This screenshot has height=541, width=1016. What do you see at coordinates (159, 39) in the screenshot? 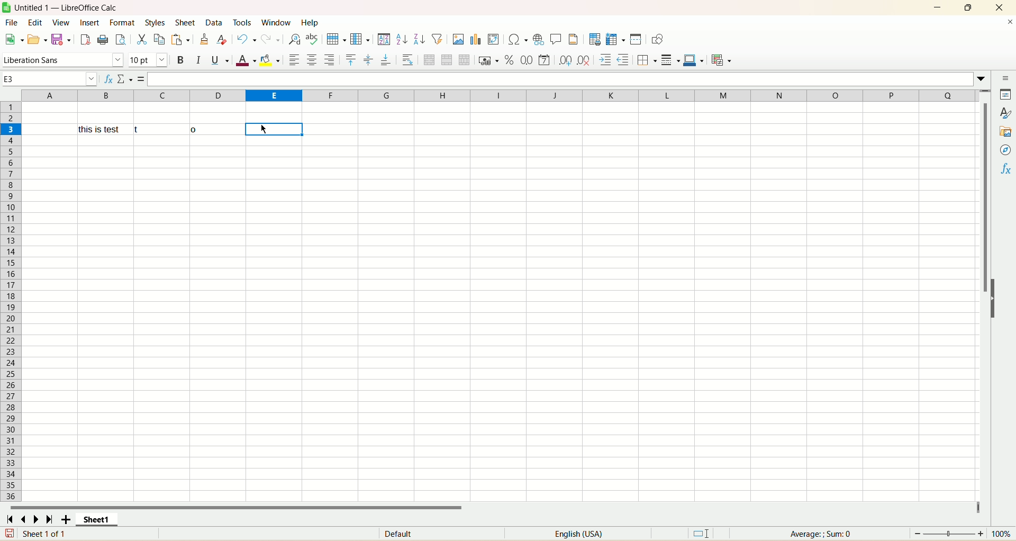
I see `copy` at bounding box center [159, 39].